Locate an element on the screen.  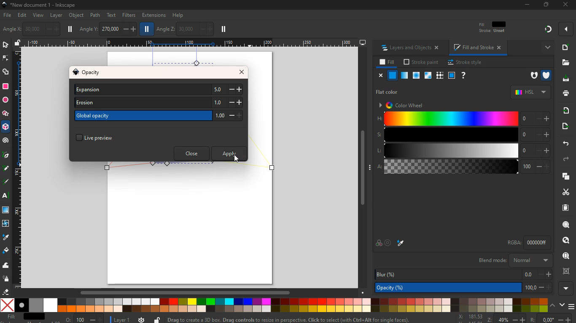
gradient is located at coordinates (549, 29).